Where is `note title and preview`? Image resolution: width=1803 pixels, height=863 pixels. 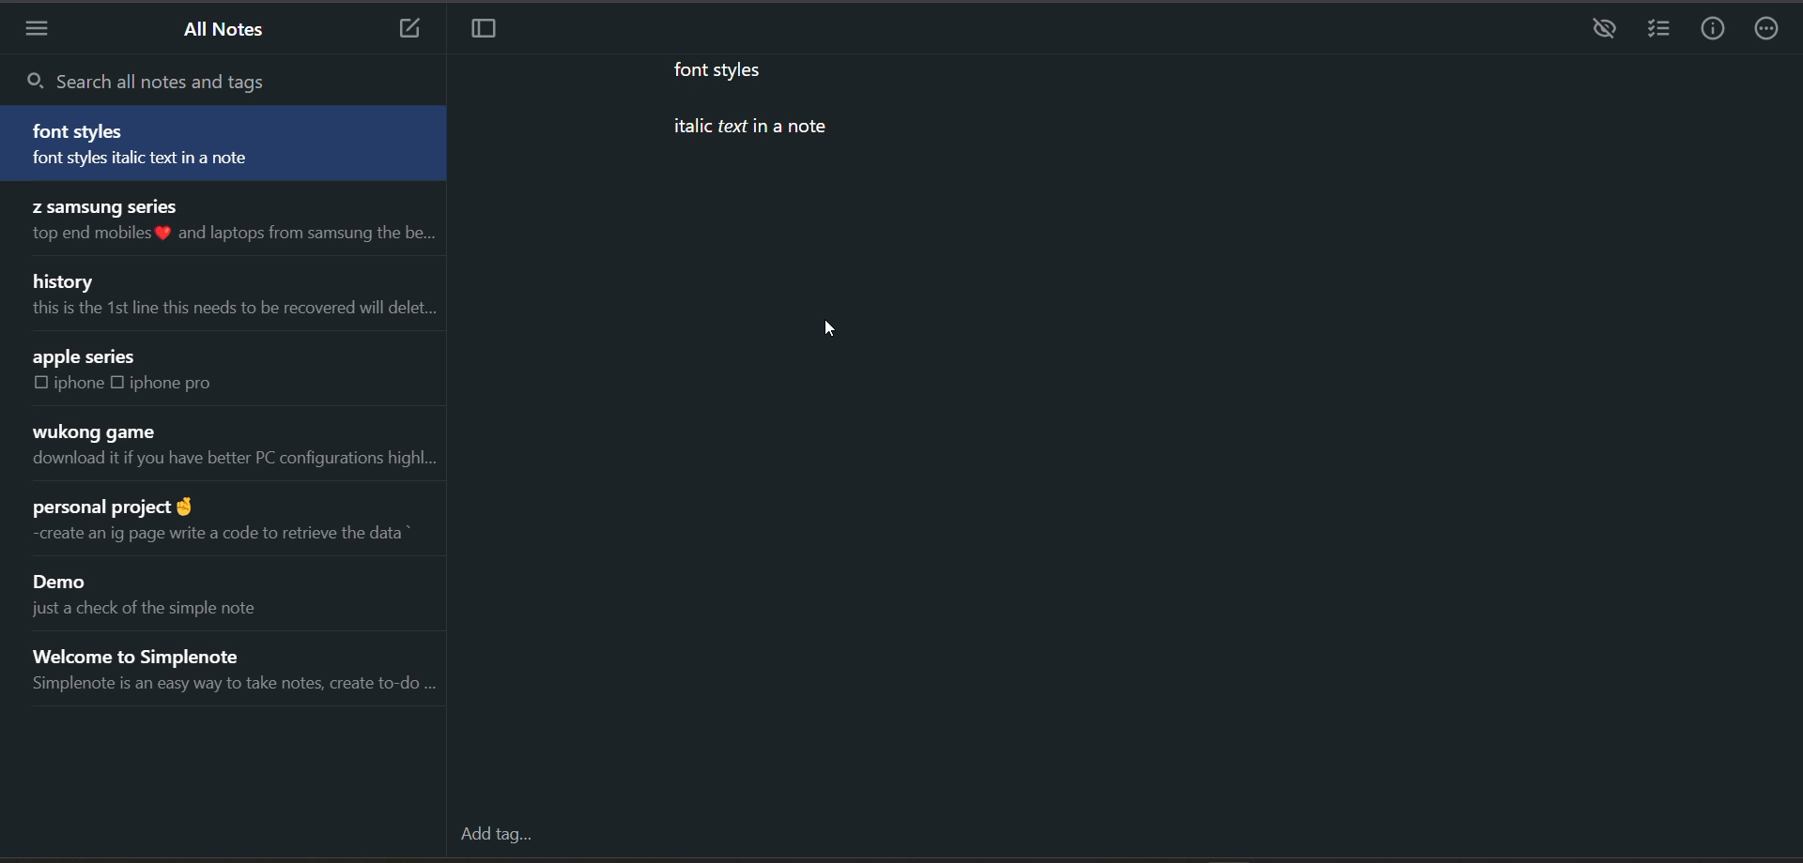
note title and preview is located at coordinates (241, 670).